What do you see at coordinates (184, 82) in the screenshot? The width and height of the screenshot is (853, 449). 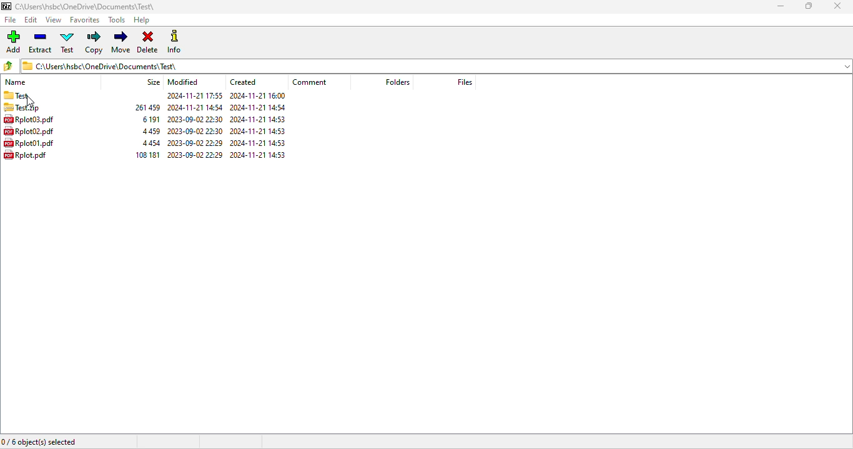 I see `modified` at bounding box center [184, 82].